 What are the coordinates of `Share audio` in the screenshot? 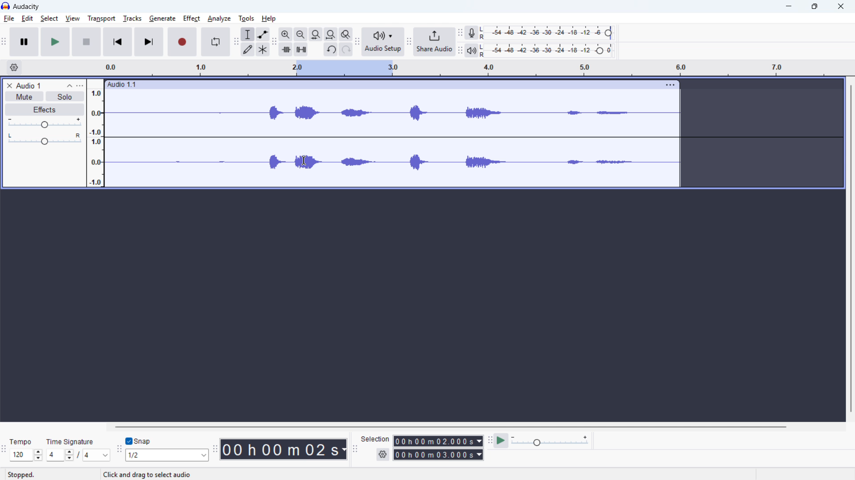 It's located at (435, 42).